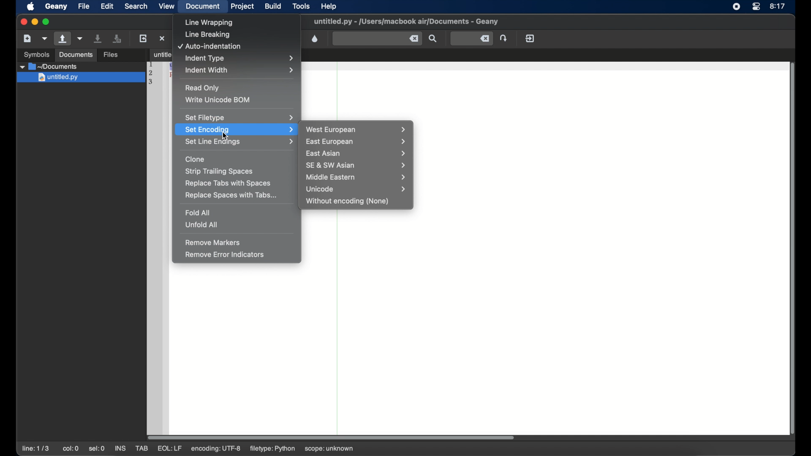 Image resolution: width=811 pixels, height=456 pixels. I want to click on west european menu, so click(357, 130).